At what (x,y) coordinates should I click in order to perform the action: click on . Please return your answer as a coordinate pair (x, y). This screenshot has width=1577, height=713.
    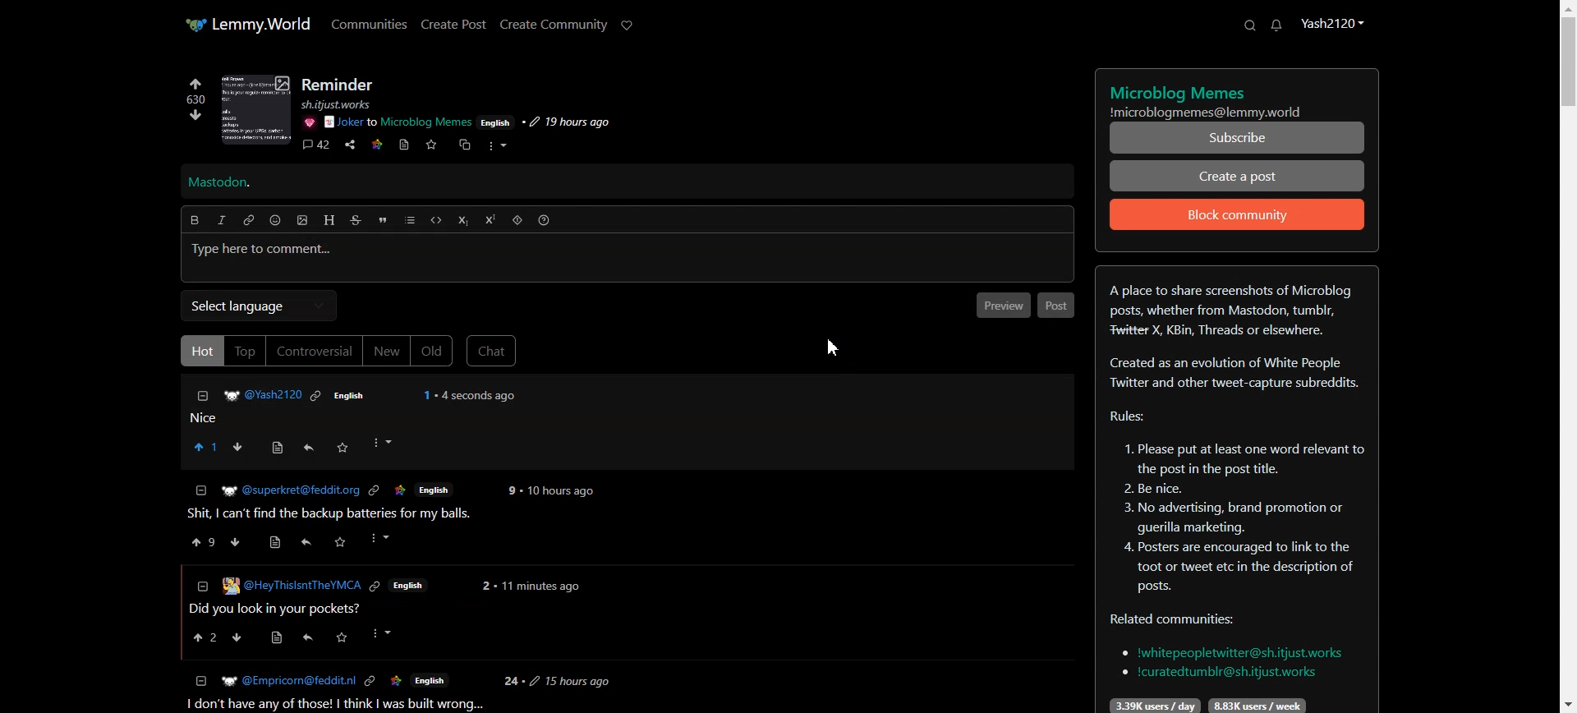
    Looking at the image, I should click on (308, 122).